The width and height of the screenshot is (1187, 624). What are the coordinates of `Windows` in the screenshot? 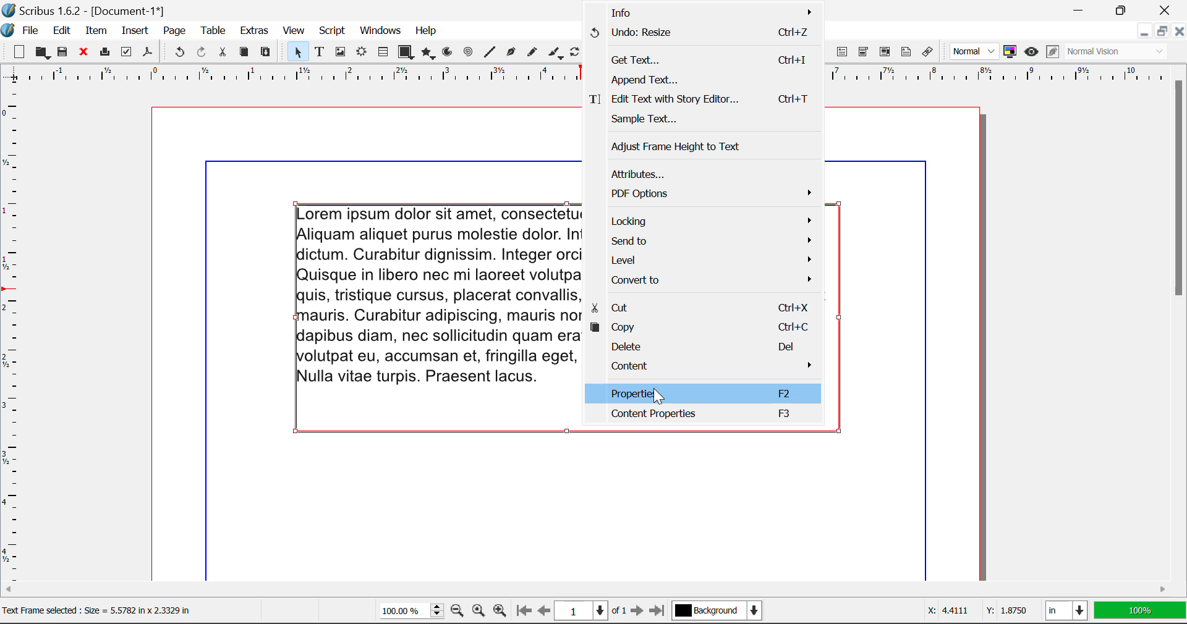 It's located at (379, 31).